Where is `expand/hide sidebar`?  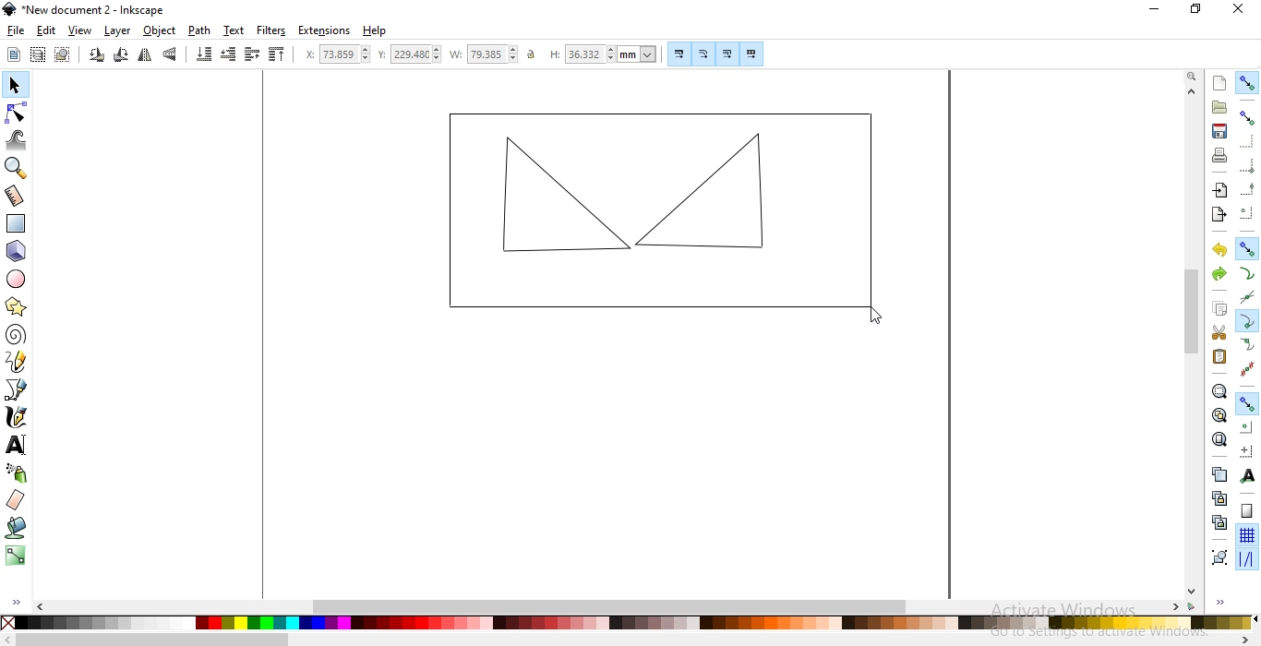
expand/hide sidebar is located at coordinates (1226, 604).